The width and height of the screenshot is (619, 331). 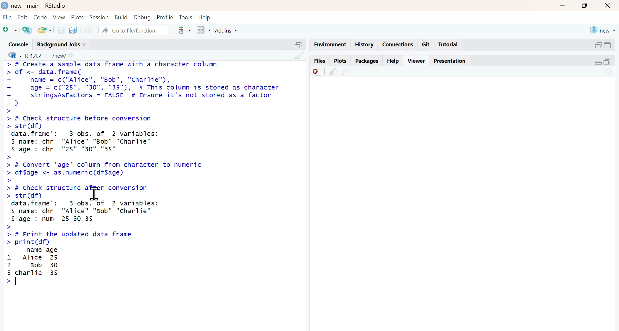 I want to click on open in separate window, so click(x=598, y=45).